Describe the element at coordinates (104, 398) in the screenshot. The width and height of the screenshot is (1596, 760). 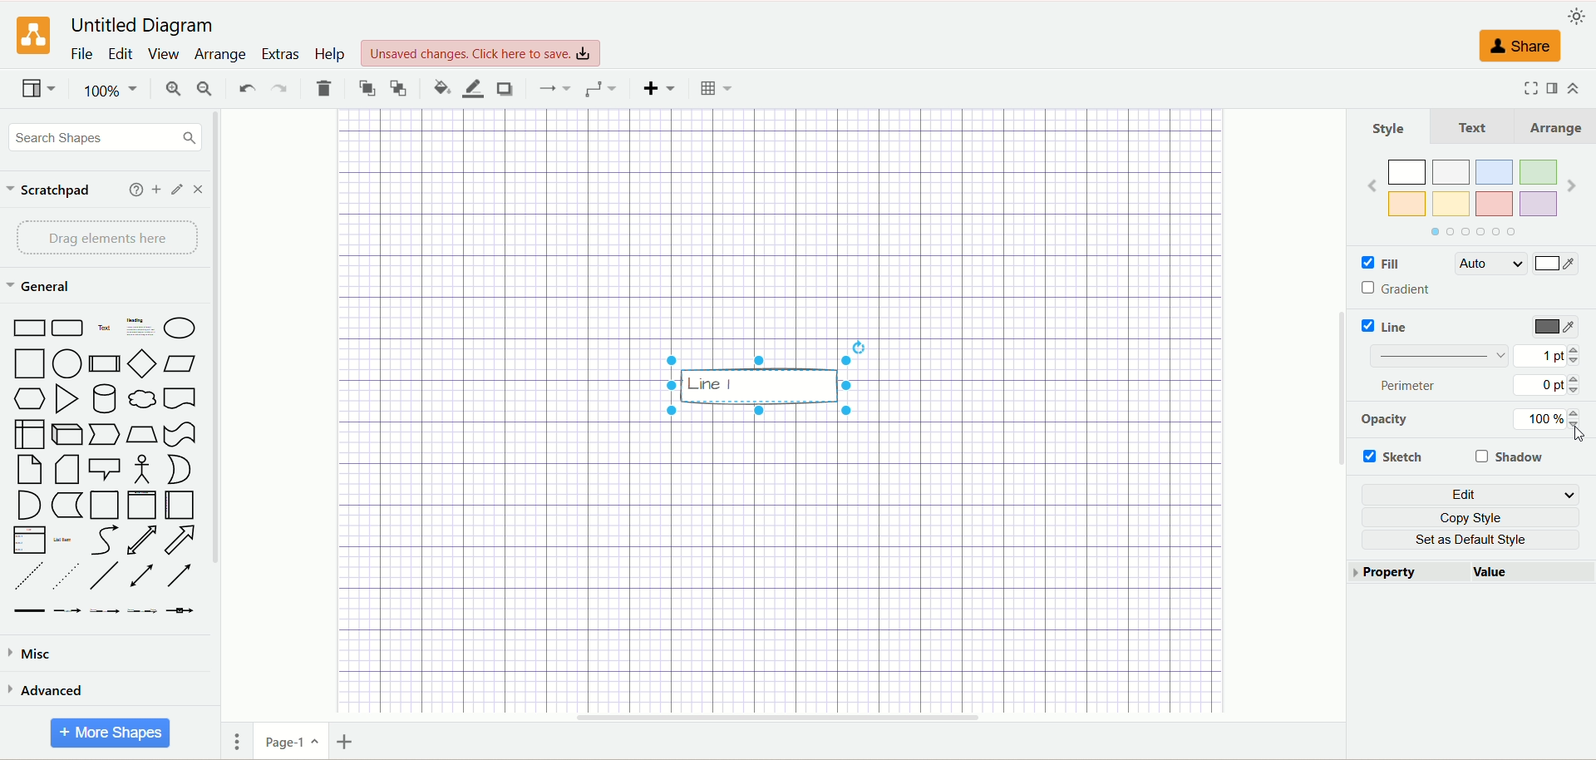
I see `Cylinder` at that location.